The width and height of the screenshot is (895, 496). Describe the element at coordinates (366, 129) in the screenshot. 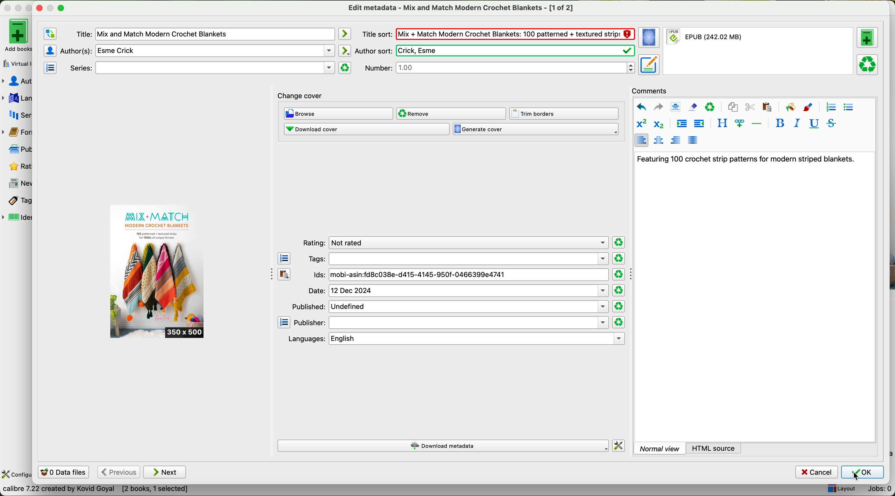

I see `download cover` at that location.